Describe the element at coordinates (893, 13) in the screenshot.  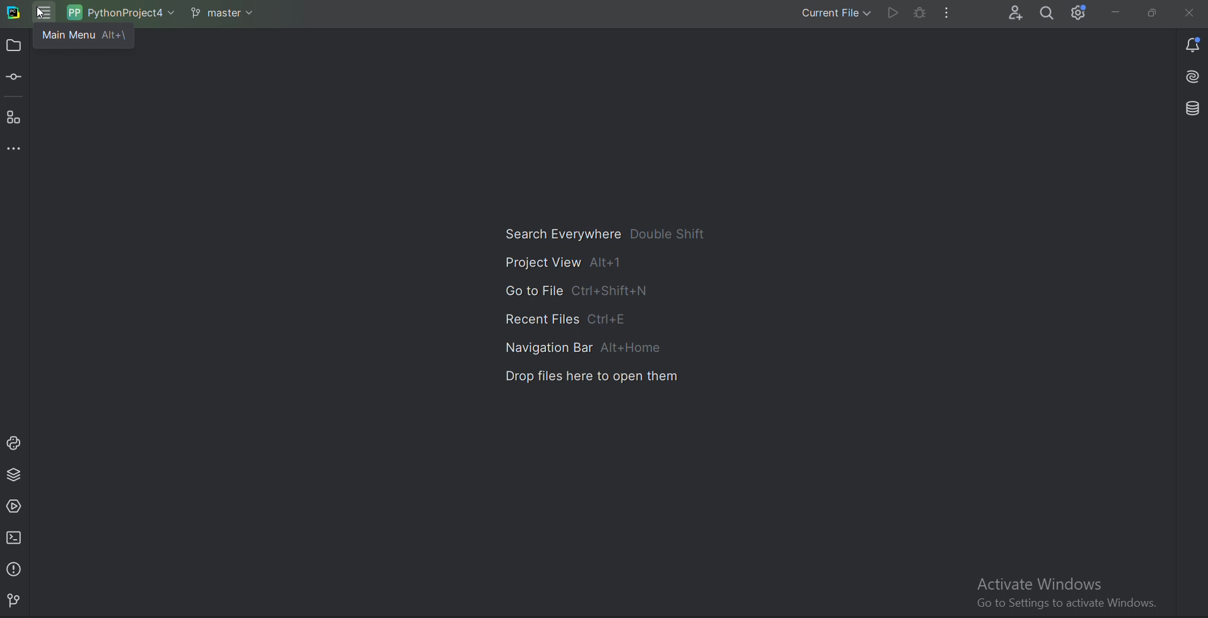
I see `Run` at that location.